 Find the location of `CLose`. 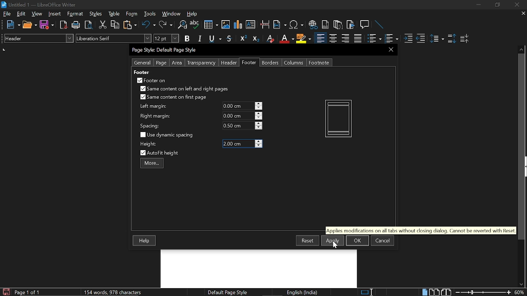

CLose is located at coordinates (390, 49).